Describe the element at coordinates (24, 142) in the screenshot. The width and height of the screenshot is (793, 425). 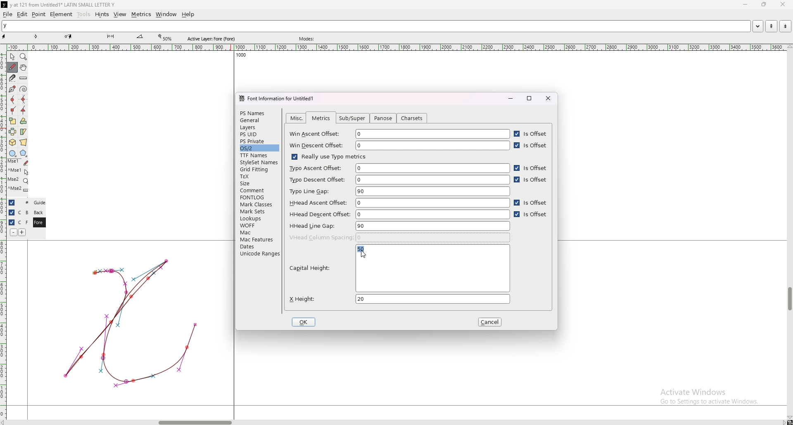
I see `perform a perspective transformation` at that location.